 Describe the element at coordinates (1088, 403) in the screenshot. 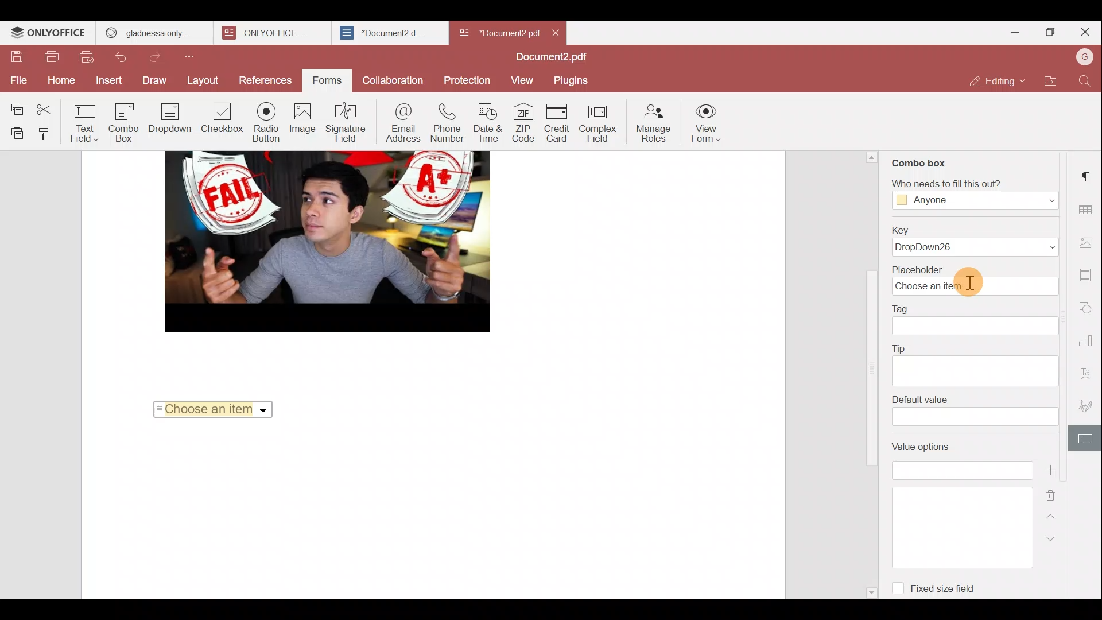

I see `Signature settings` at that location.